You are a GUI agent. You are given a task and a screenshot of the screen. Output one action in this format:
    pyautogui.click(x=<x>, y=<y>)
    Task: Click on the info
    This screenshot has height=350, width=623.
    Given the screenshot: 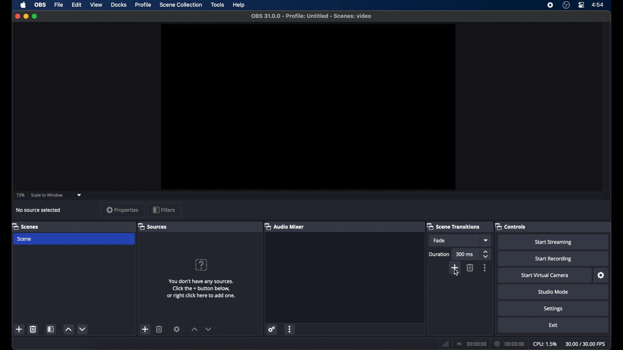 What is the action you would take?
    pyautogui.click(x=201, y=288)
    